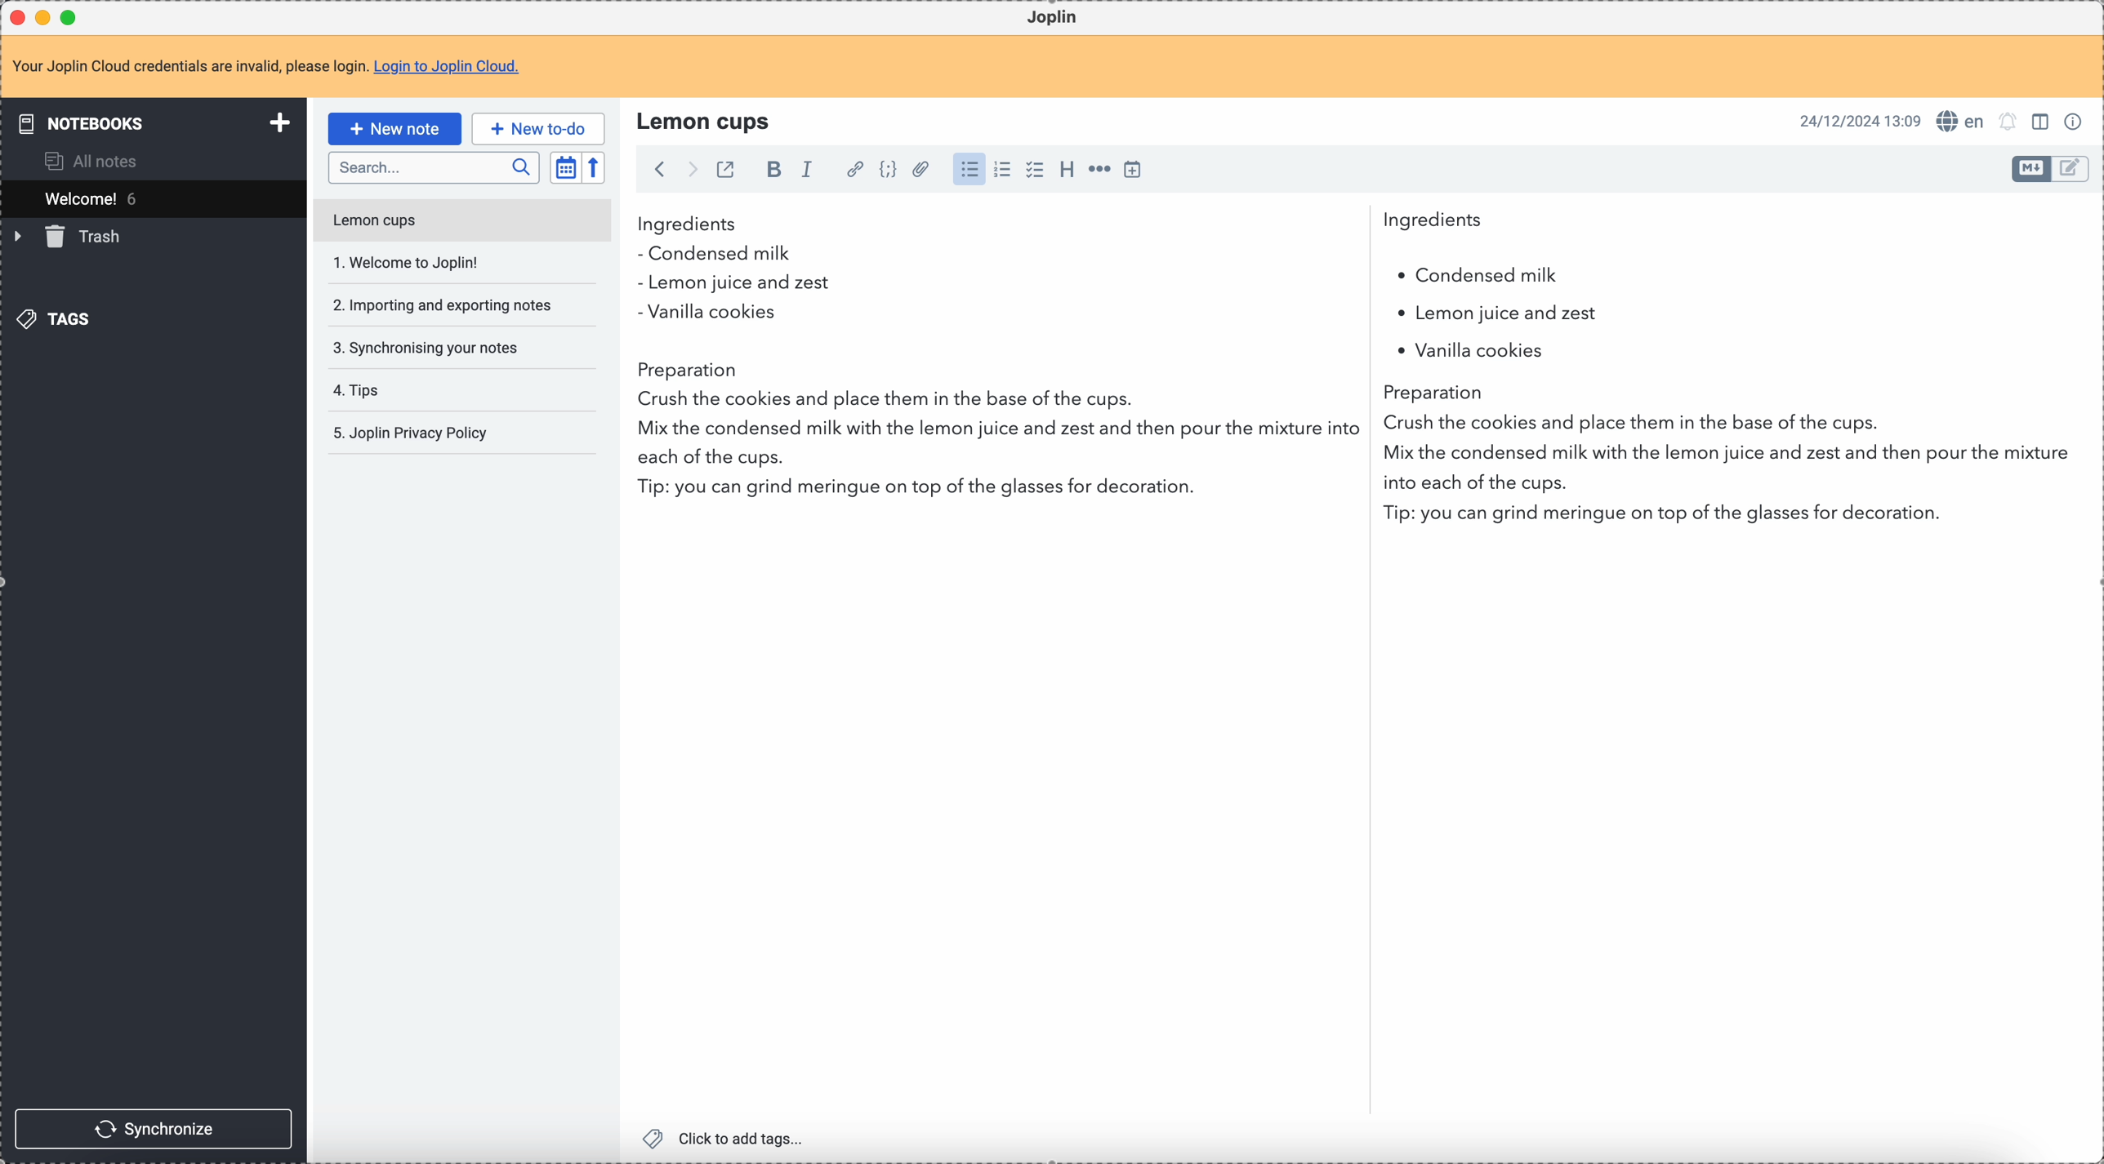 Image resolution: width=2104 pixels, height=1164 pixels. I want to click on numbered list, so click(1004, 170).